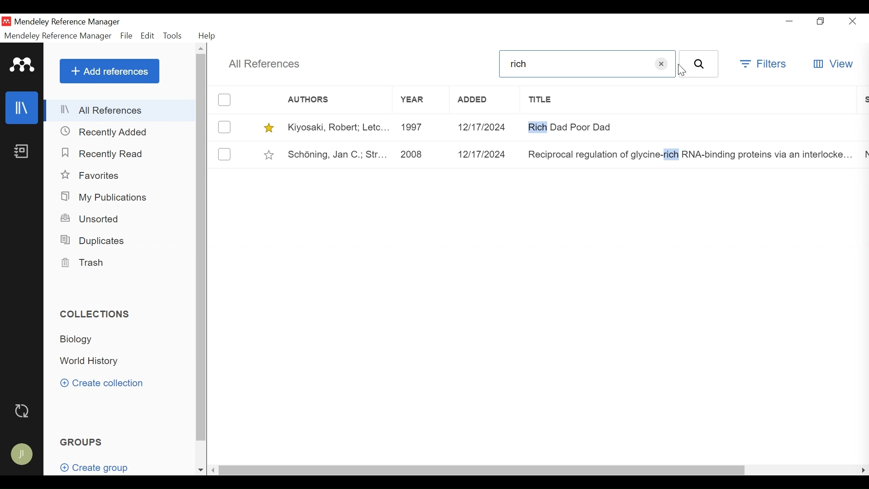 The height and width of the screenshot is (489, 869). Describe the element at coordinates (692, 100) in the screenshot. I see `Title` at that location.